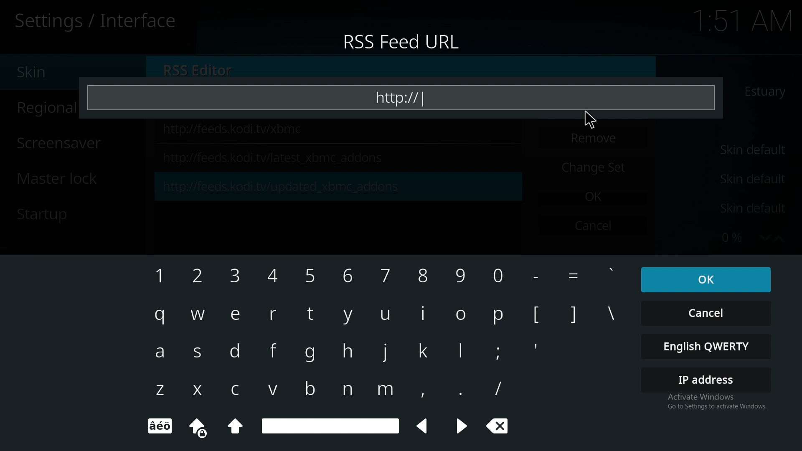 This screenshot has height=451, width=802. Describe the element at coordinates (612, 313) in the screenshot. I see `\` at that location.